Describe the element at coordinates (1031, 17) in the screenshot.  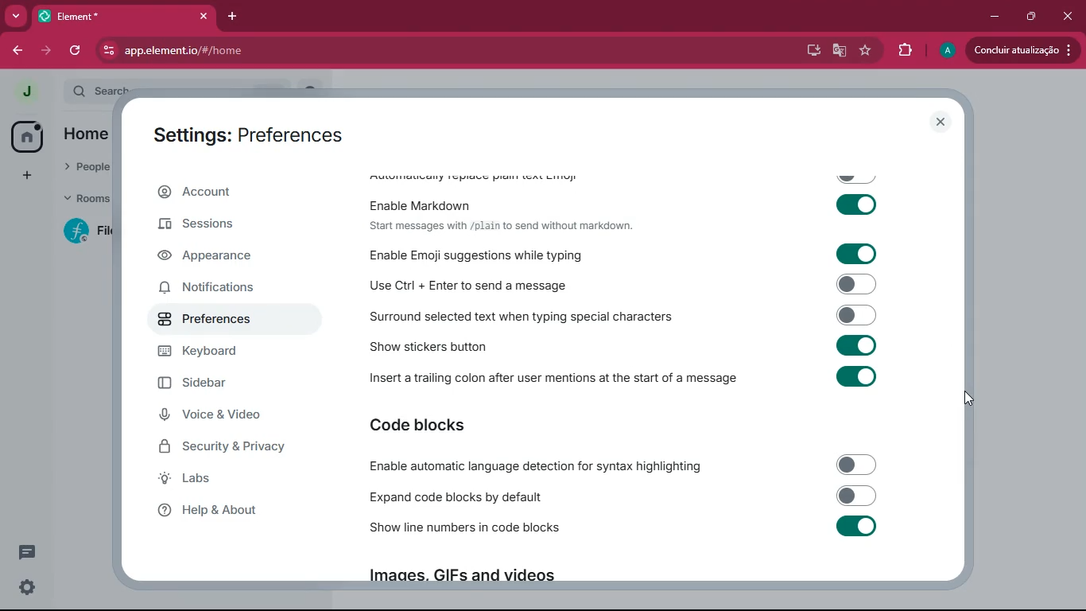
I see `maximize` at that location.